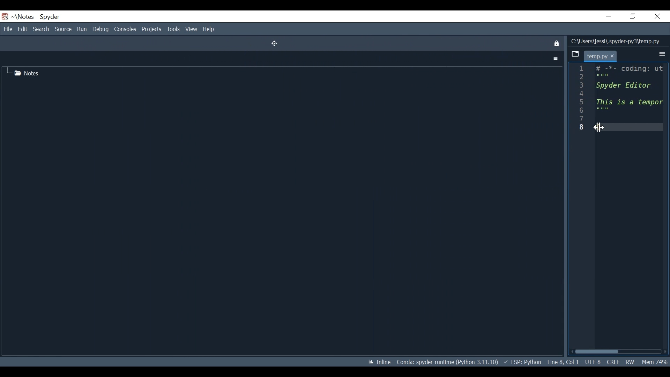 Image resolution: width=670 pixels, height=377 pixels. Describe the element at coordinates (630, 361) in the screenshot. I see `RW` at that location.